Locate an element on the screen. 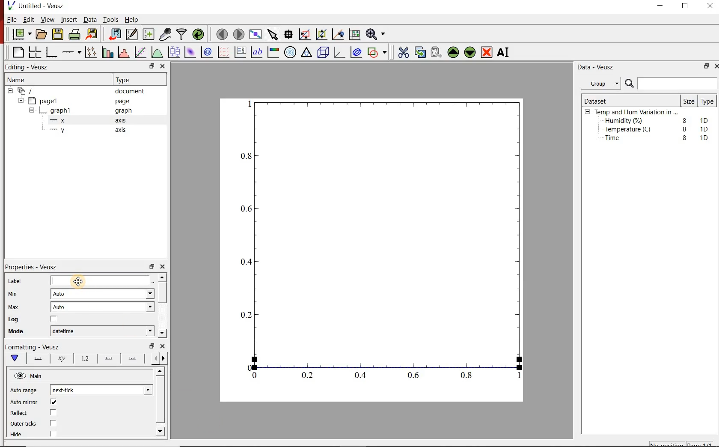  File is located at coordinates (10, 19).